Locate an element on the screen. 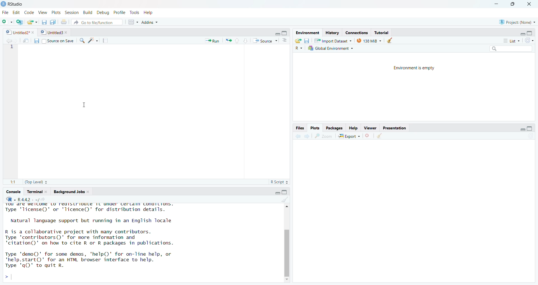 This screenshot has height=285, width=538. ackground Jobs is located at coordinates (69, 192).